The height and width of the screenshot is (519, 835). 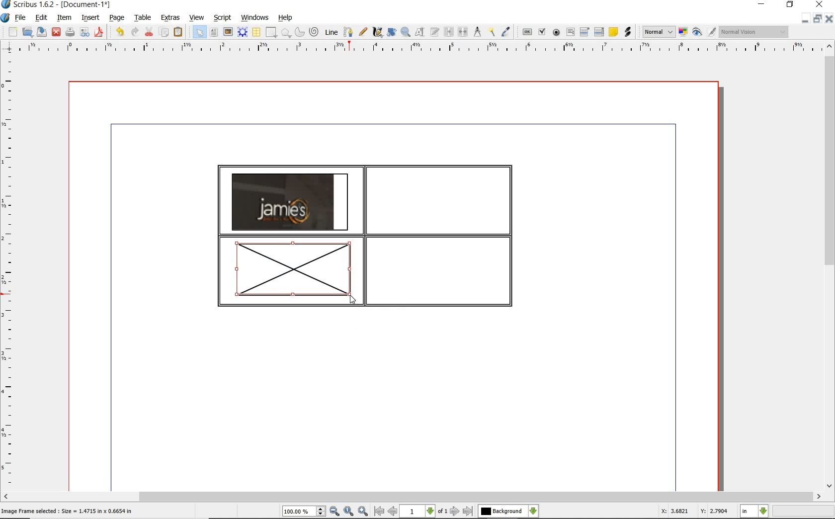 I want to click on pdf radio box, so click(x=557, y=33).